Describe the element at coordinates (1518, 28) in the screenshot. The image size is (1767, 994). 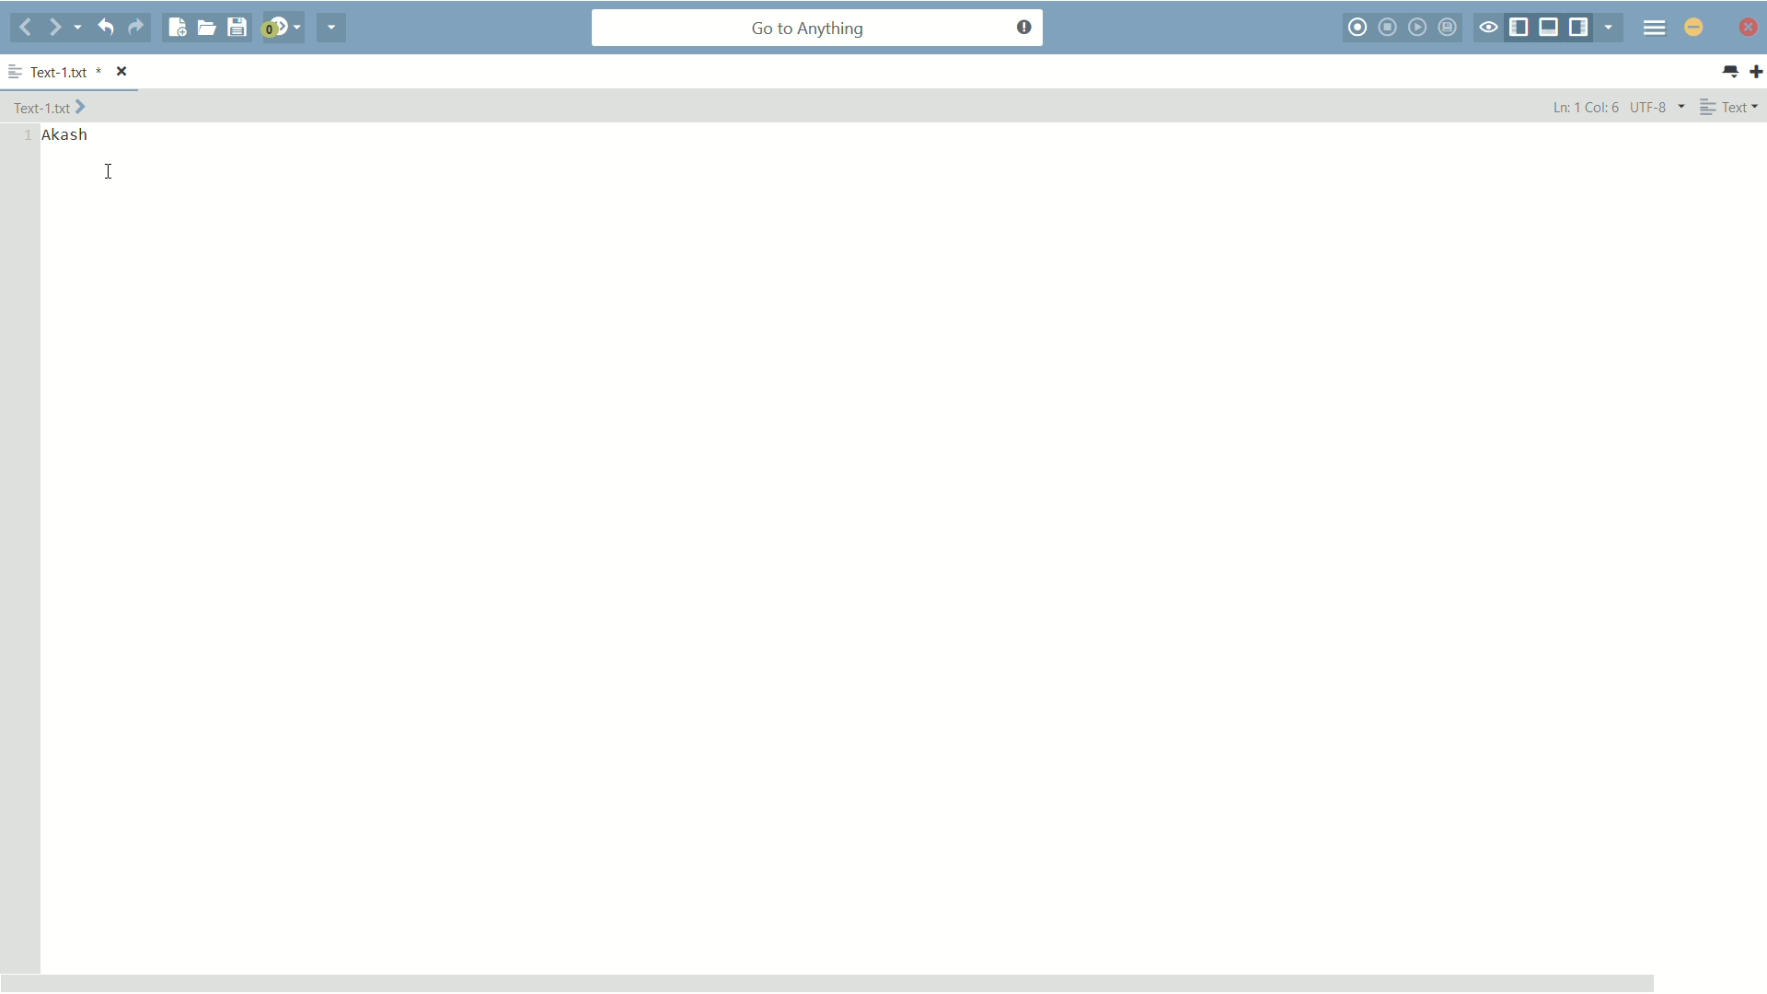
I see `show/hide left panel` at that location.